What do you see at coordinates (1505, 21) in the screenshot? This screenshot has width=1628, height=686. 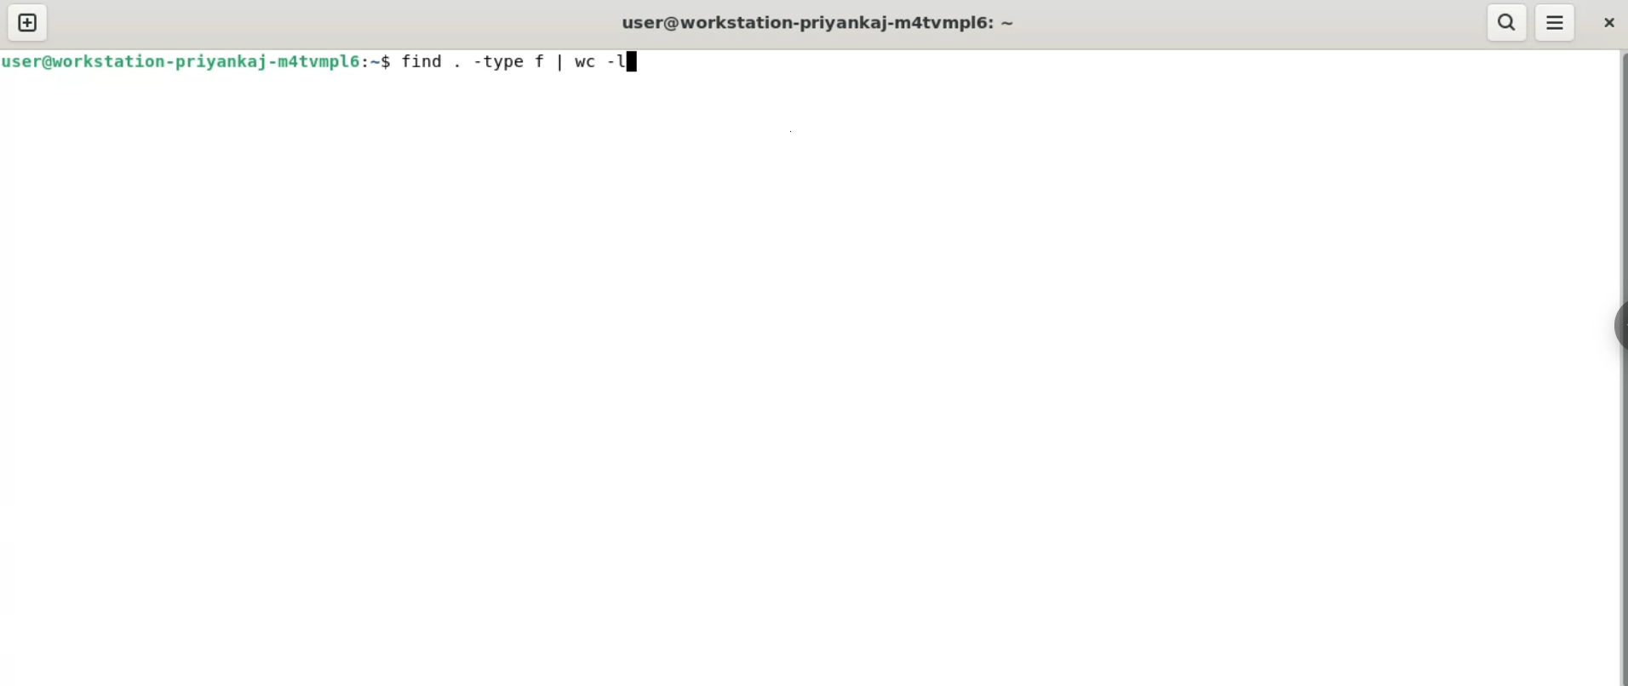 I see `search` at bounding box center [1505, 21].